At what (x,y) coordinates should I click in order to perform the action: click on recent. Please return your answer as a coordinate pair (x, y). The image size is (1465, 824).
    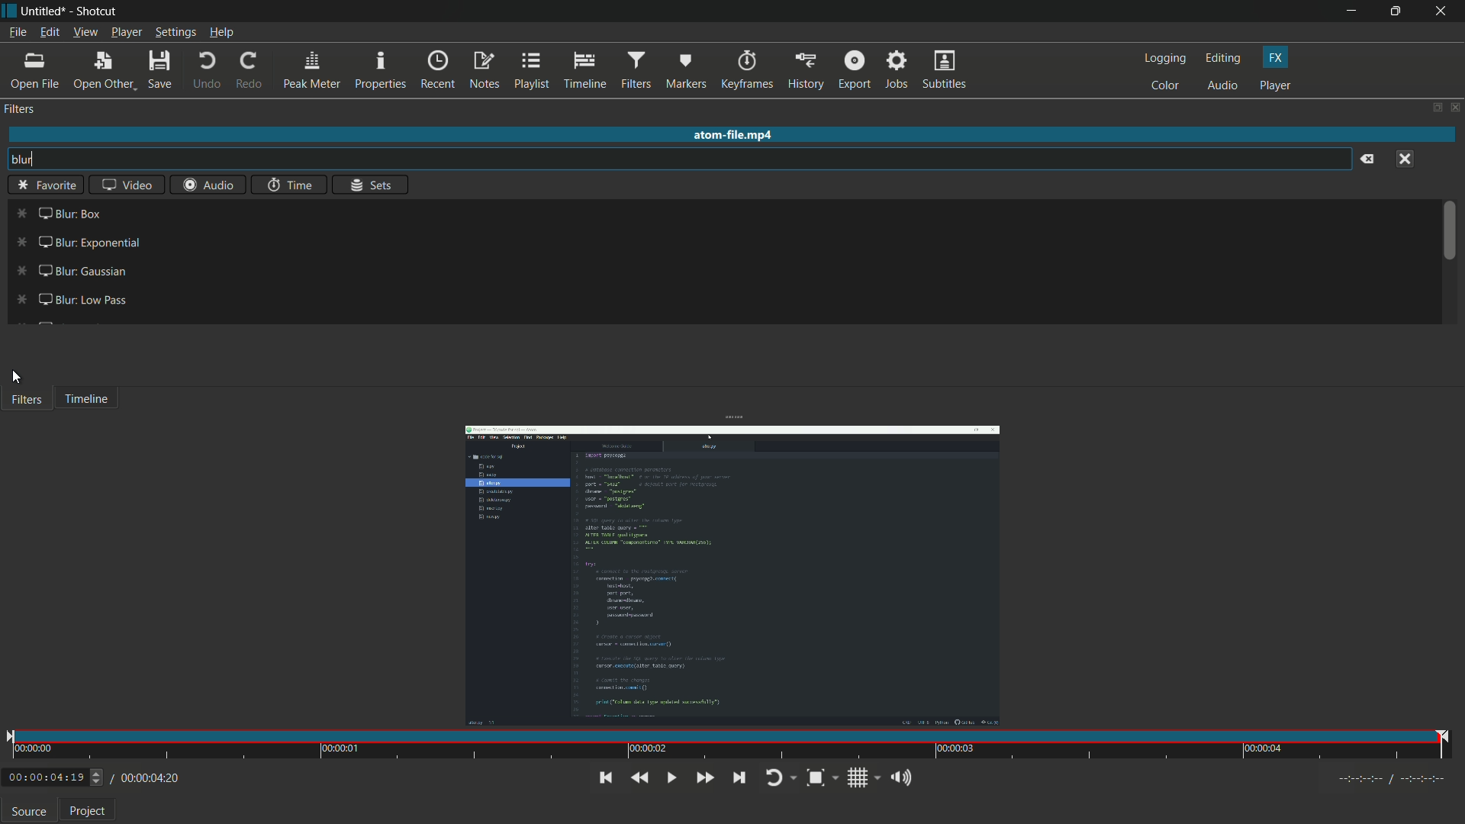
    Looking at the image, I should click on (437, 71).